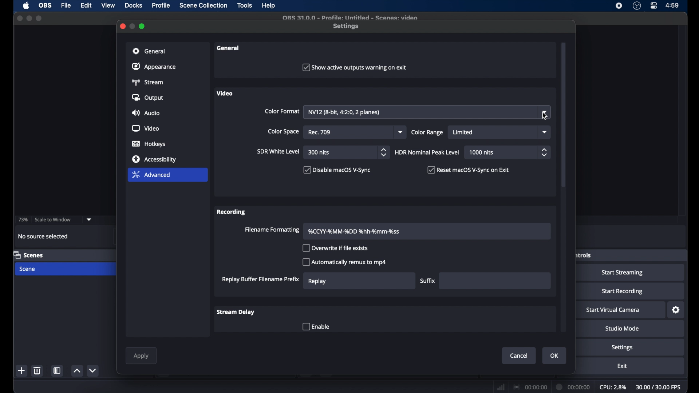 This screenshot has width=699, height=393. What do you see at coordinates (321, 132) in the screenshot?
I see `rec 709` at bounding box center [321, 132].